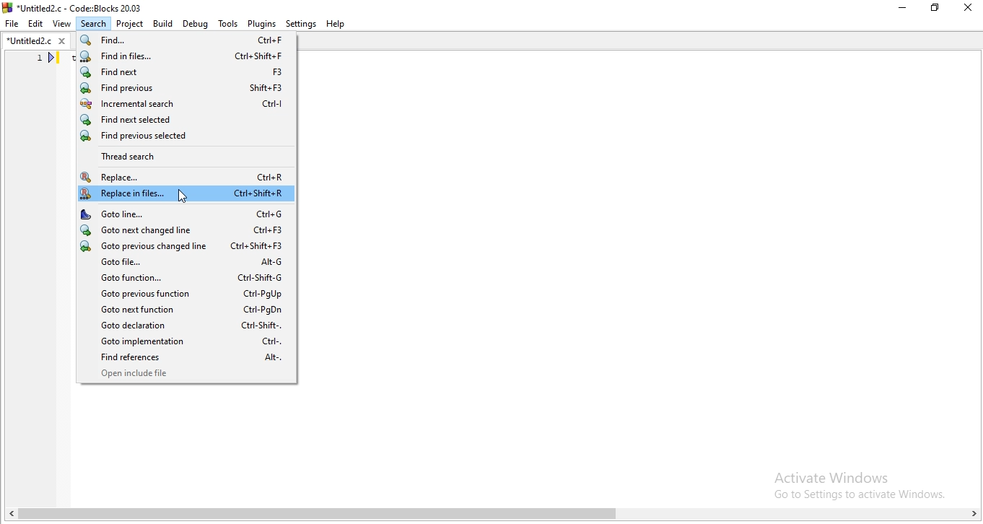 The height and width of the screenshot is (524, 983). I want to click on Incremental search, so click(185, 105).